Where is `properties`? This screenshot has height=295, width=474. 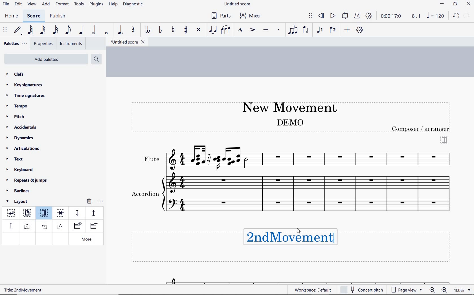 properties is located at coordinates (44, 44).